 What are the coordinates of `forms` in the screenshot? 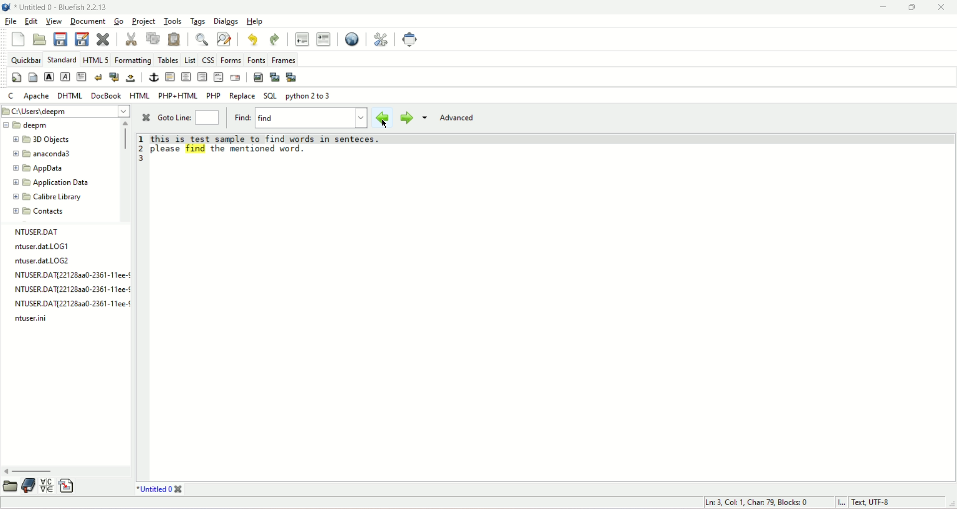 It's located at (231, 59).